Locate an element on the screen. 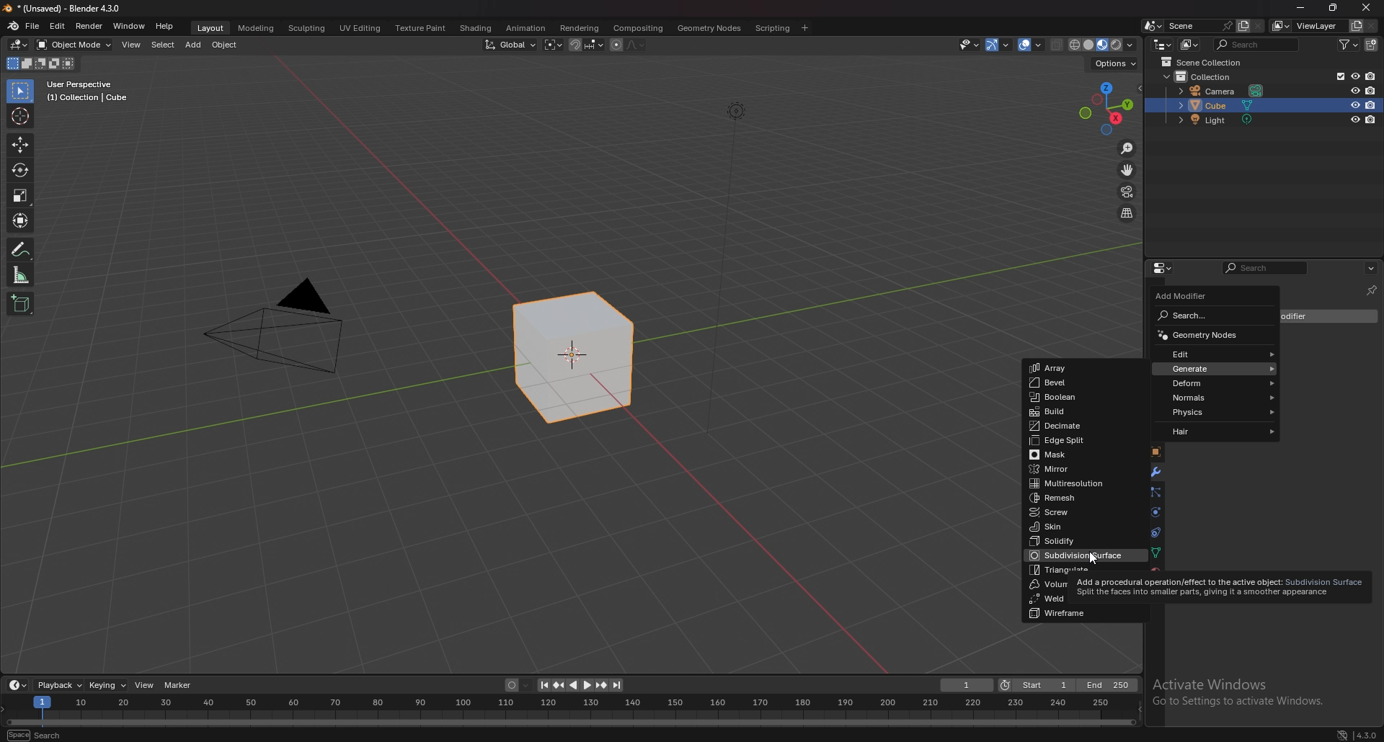 This screenshot has height=742, width=1384. wireframe is located at coordinates (1086, 614).